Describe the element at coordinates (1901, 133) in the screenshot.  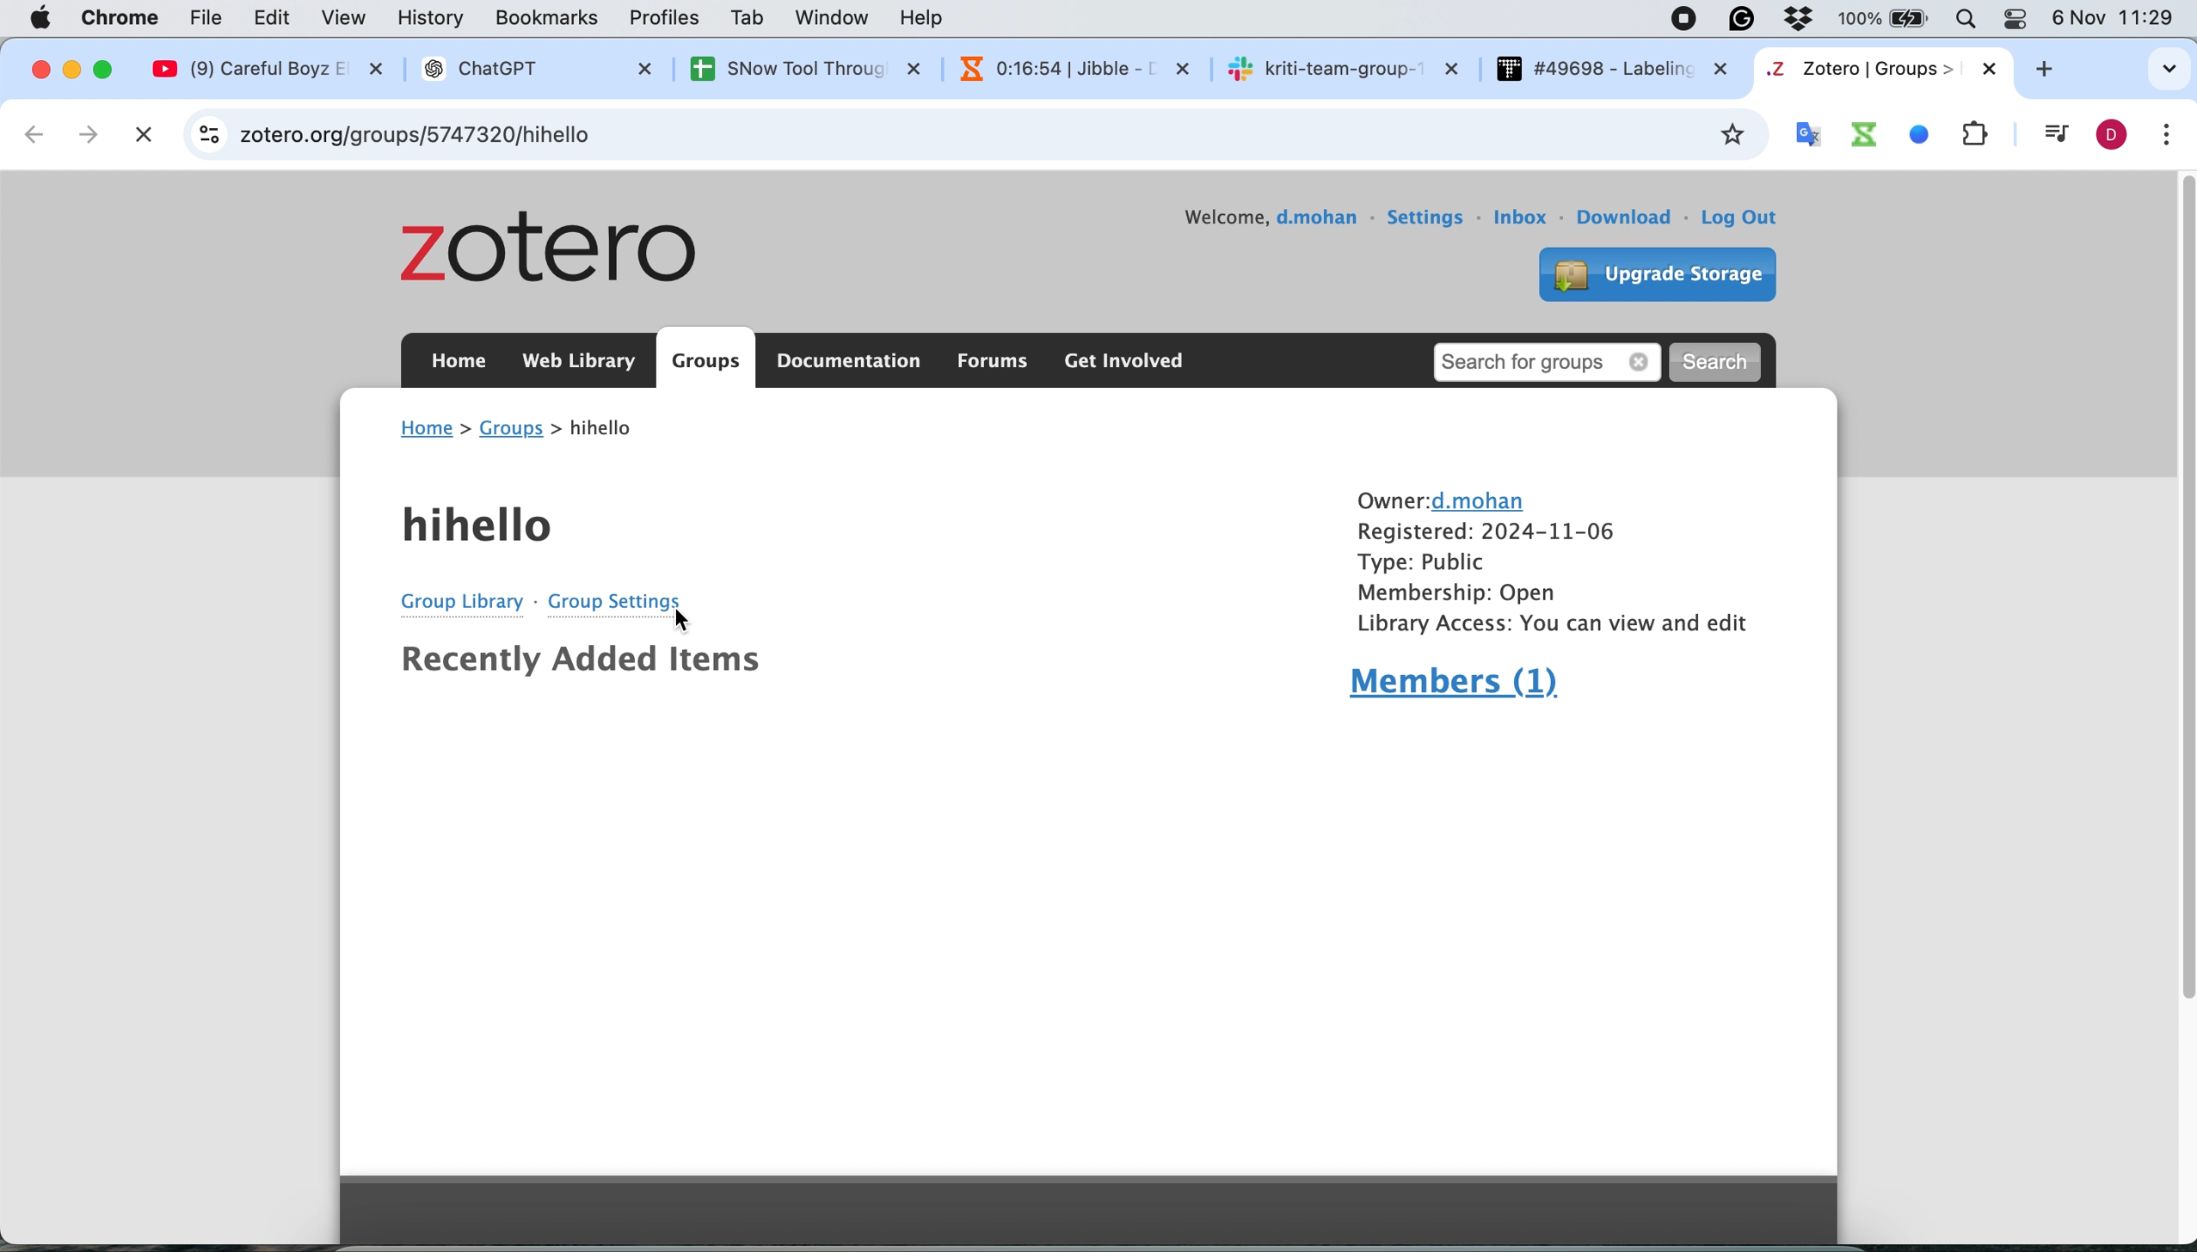
I see `system extensions` at that location.